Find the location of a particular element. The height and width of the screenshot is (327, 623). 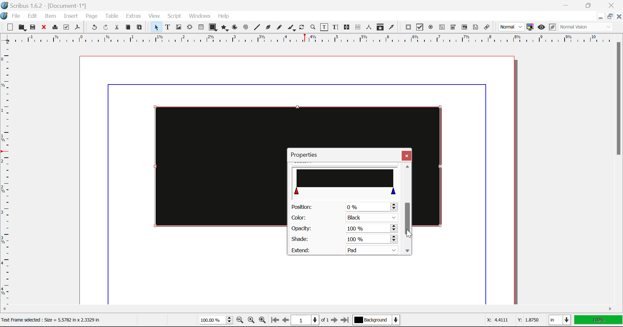

Rotate is located at coordinates (302, 27).